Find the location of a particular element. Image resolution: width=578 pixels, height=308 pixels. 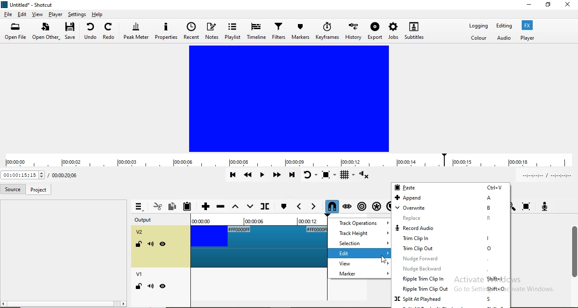

minimse is located at coordinates (529, 6).